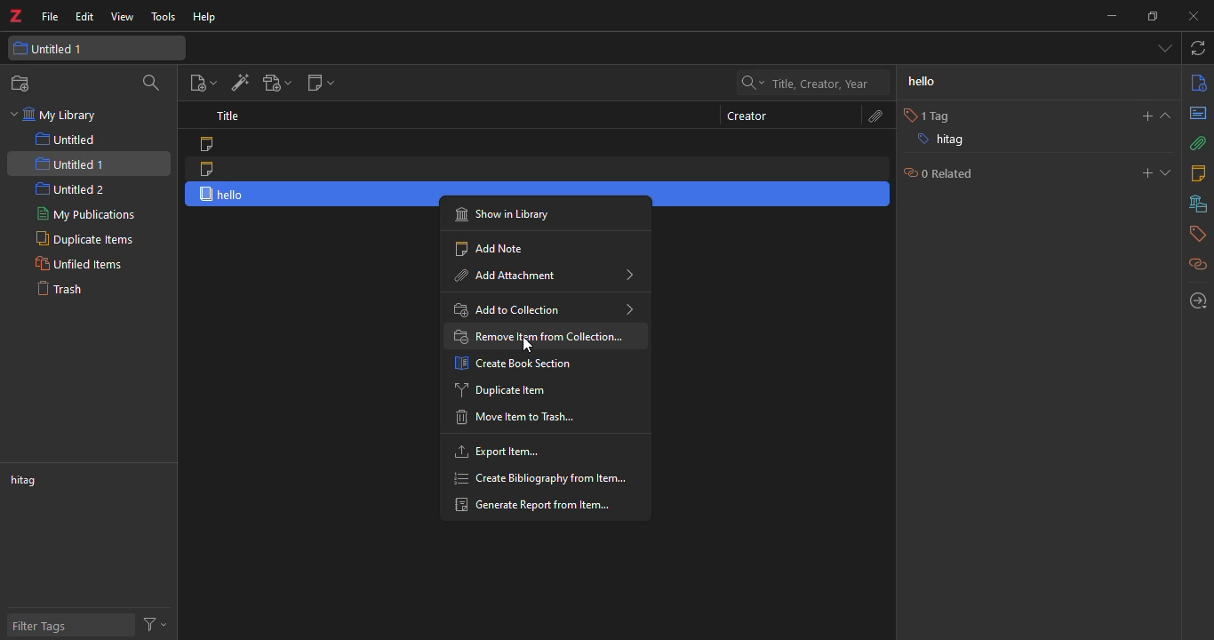 The width and height of the screenshot is (1214, 640). Describe the element at coordinates (922, 116) in the screenshot. I see `1 tag` at that location.